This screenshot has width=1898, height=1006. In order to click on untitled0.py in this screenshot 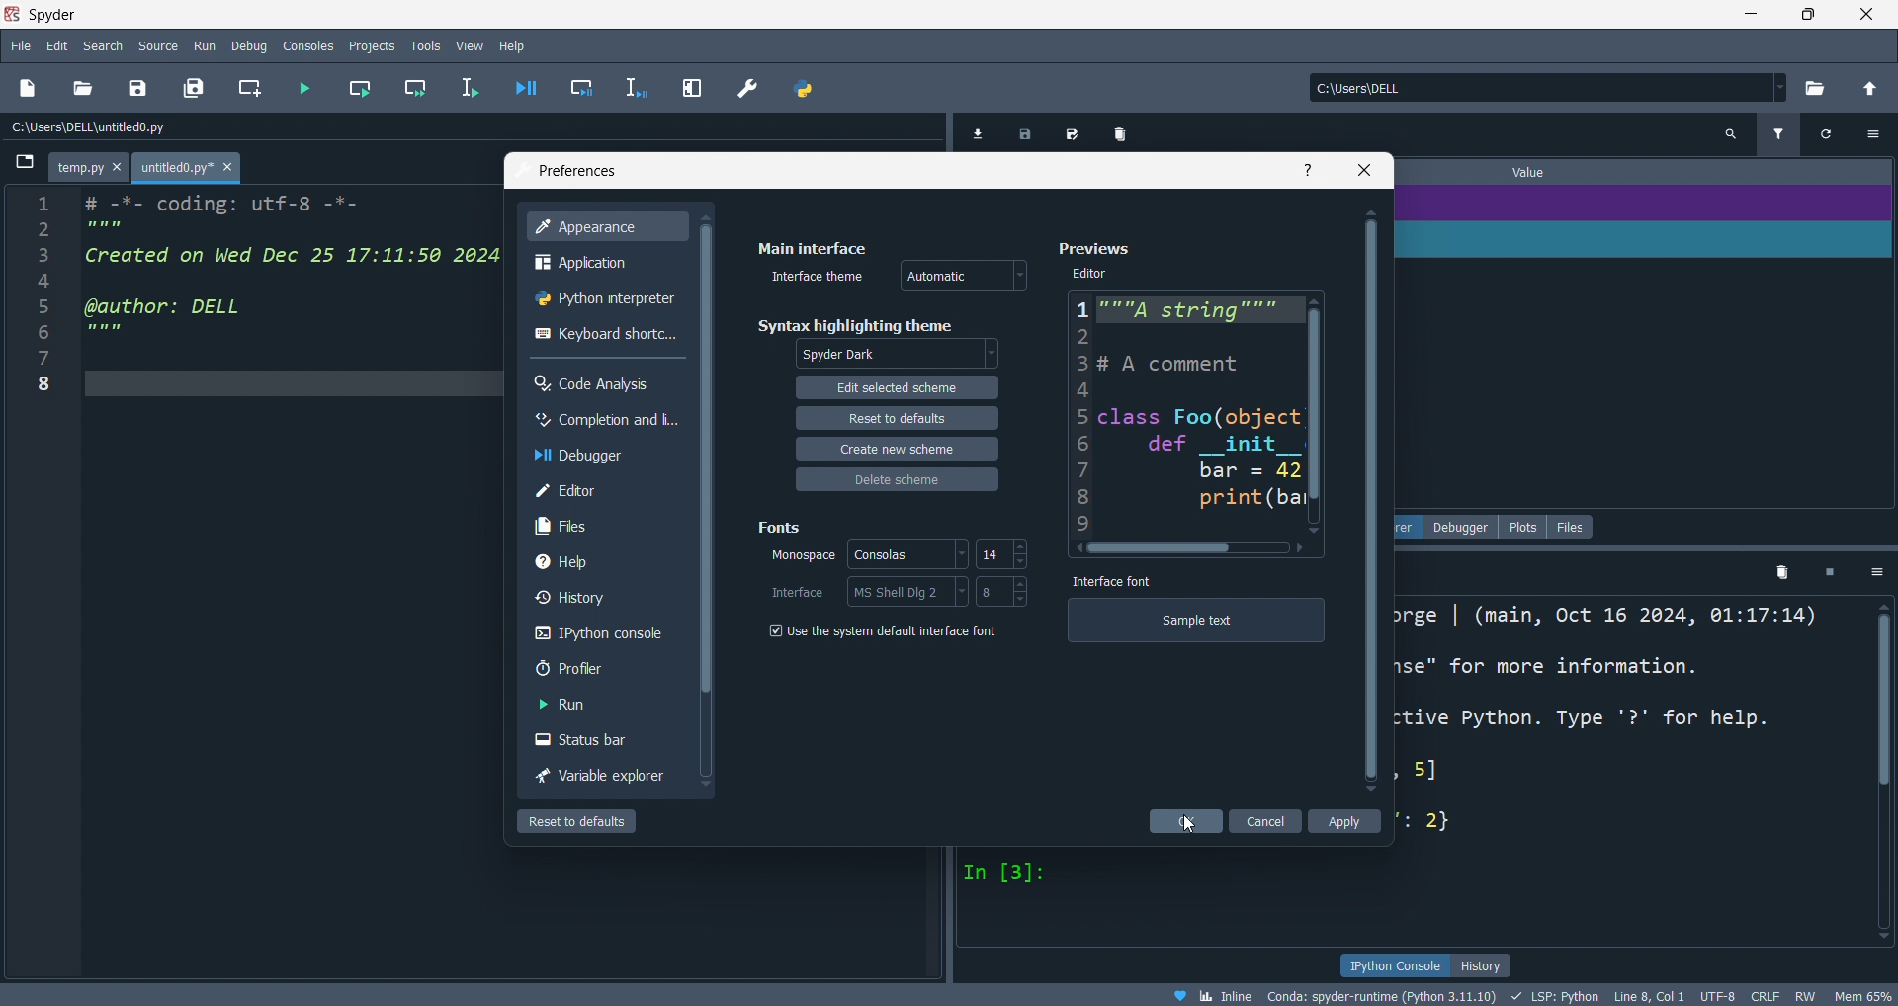, I will do `click(194, 167)`.